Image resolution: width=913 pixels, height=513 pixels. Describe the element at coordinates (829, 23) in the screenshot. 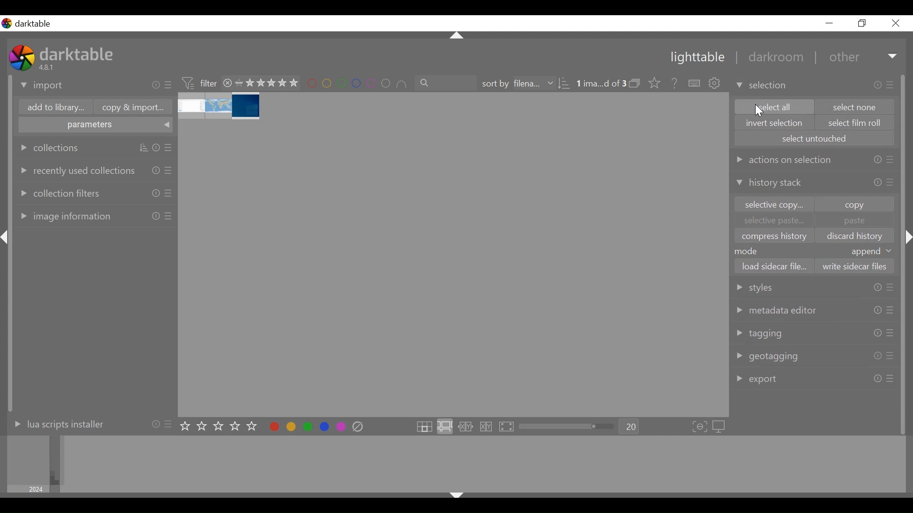

I see `minimize` at that location.